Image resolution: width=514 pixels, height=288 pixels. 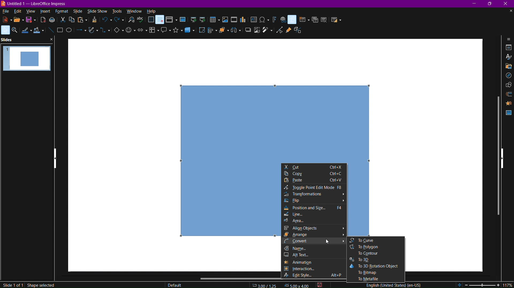 I want to click on To Bitmap, so click(x=377, y=273).